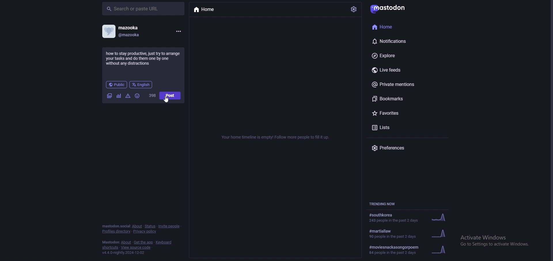 The width and height of the screenshot is (553, 261). Describe the element at coordinates (179, 32) in the screenshot. I see `menu` at that location.